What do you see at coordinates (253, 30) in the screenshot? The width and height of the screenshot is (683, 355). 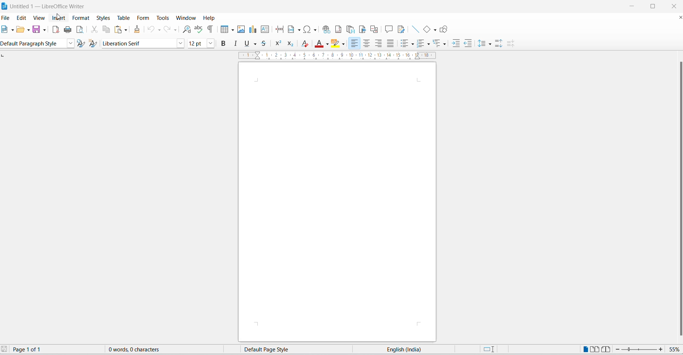 I see `insert charts` at bounding box center [253, 30].